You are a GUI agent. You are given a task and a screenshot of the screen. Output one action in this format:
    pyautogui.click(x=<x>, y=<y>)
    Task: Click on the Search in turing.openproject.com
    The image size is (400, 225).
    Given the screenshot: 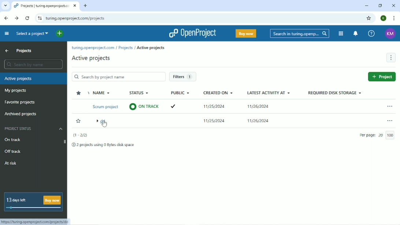 What is the action you would take?
    pyautogui.click(x=300, y=33)
    